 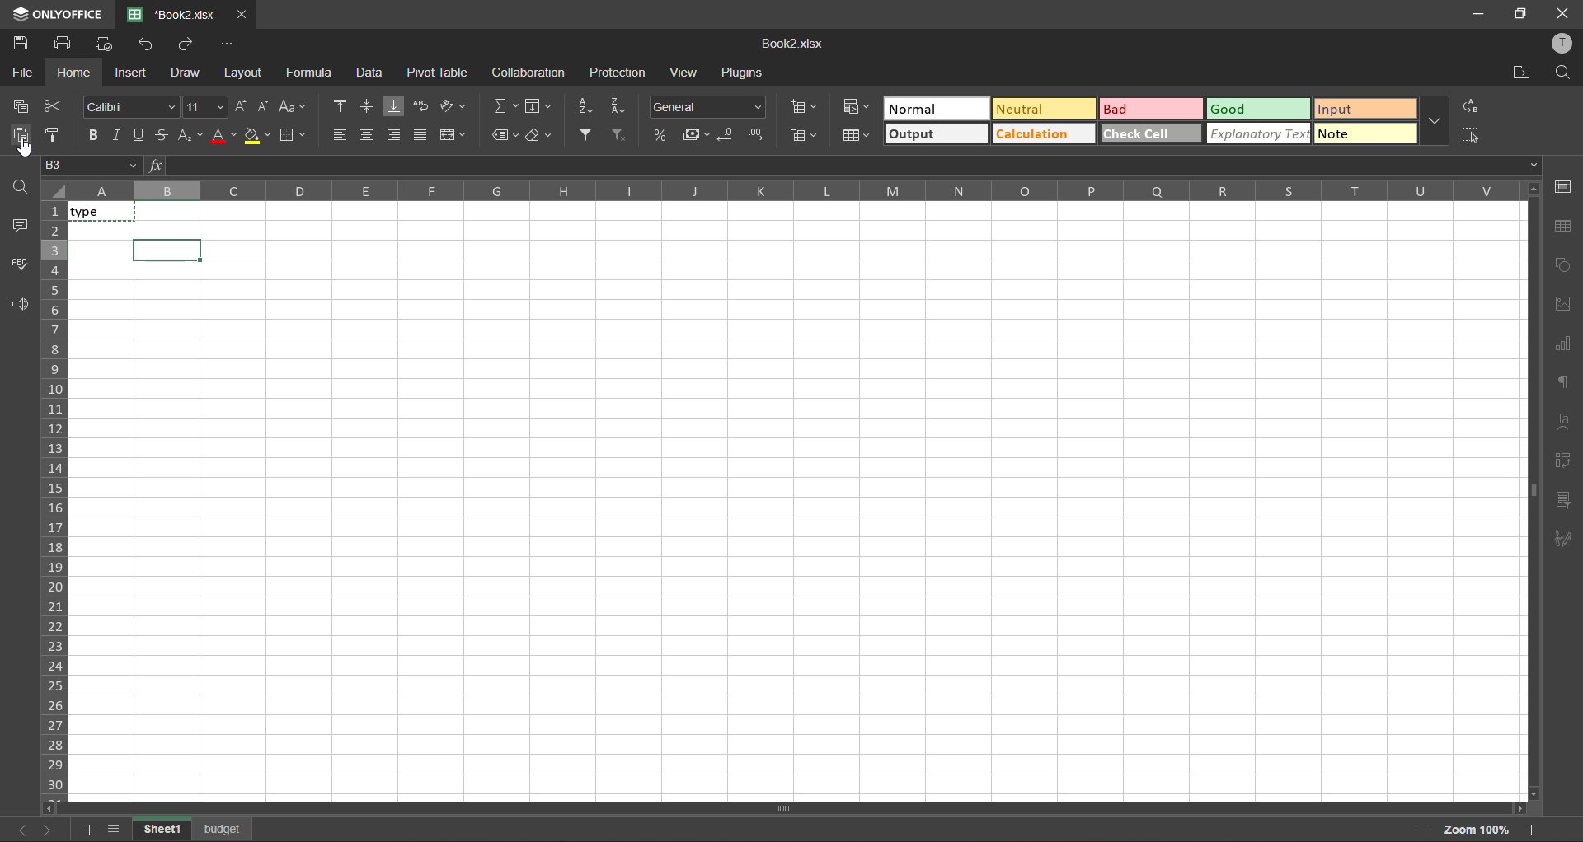 What do you see at coordinates (801, 532) in the screenshot?
I see `cell input` at bounding box center [801, 532].